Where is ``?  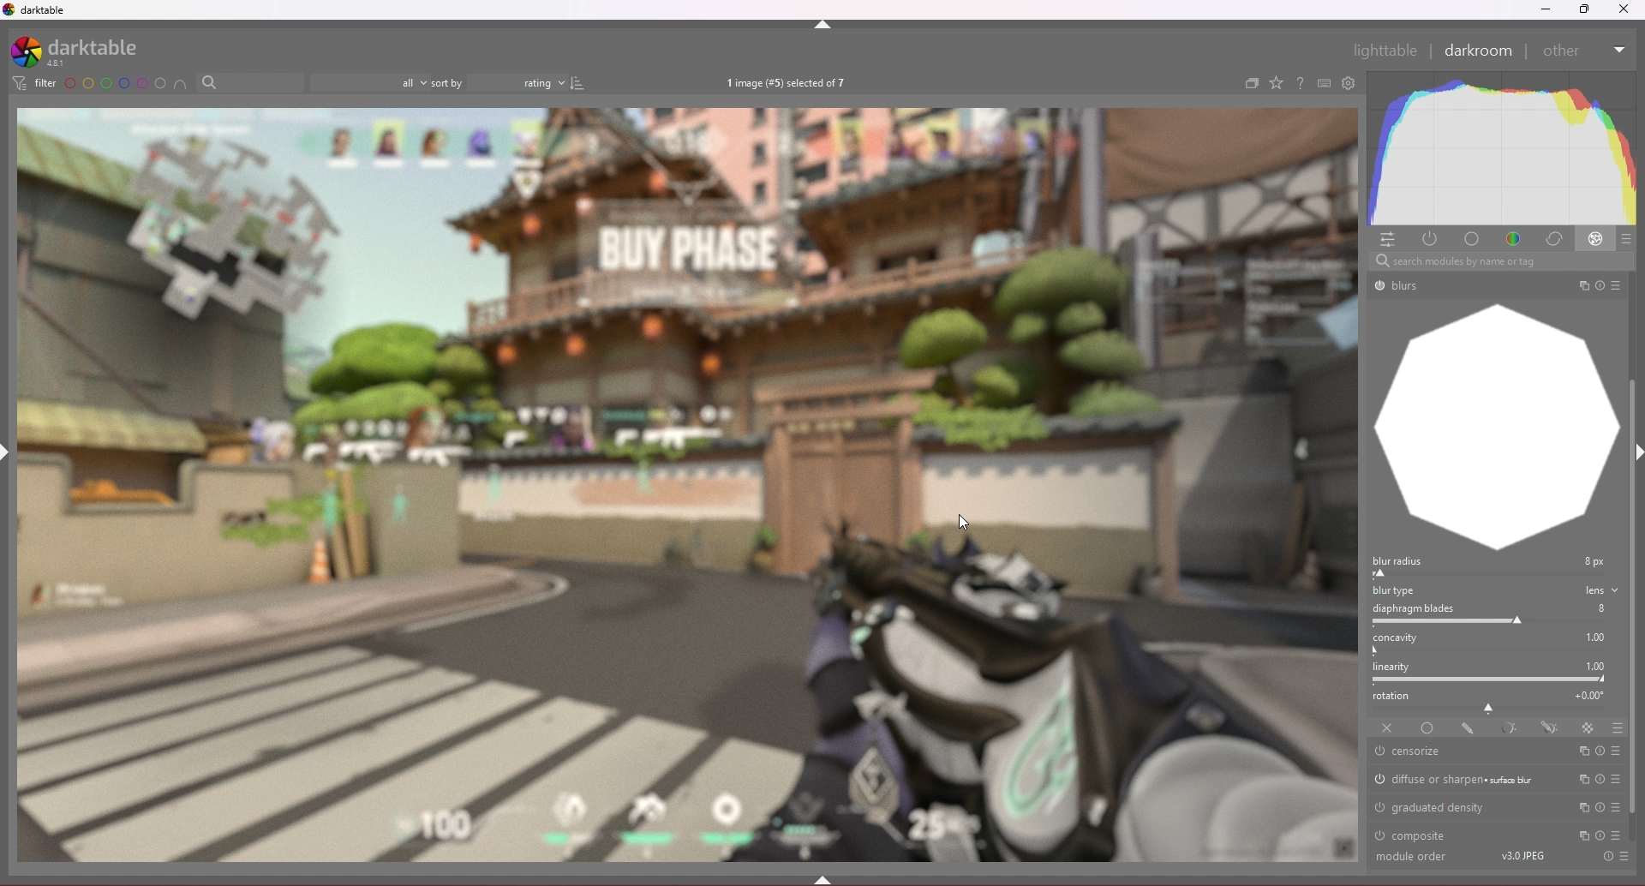
 is located at coordinates (1384, 50).